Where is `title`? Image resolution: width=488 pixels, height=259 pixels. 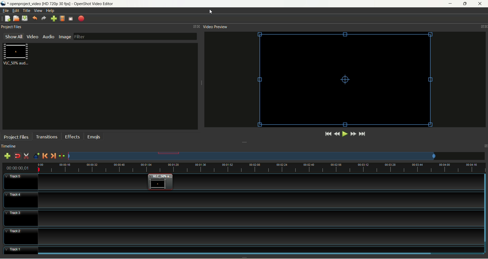 title is located at coordinates (27, 11).